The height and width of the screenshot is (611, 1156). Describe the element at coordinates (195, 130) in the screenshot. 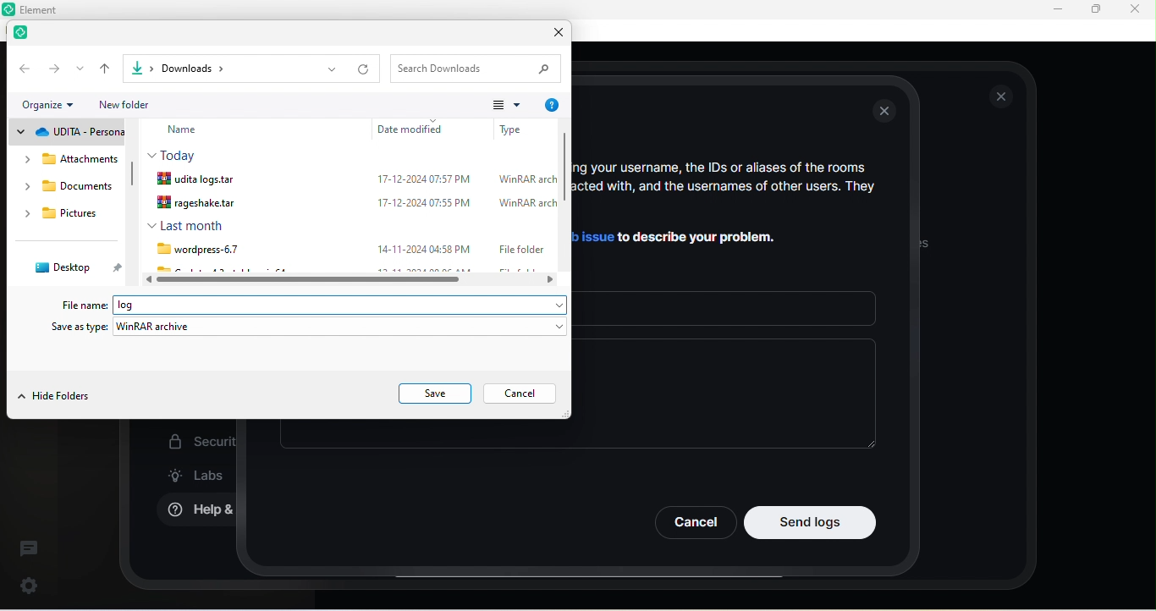

I see `name` at that location.